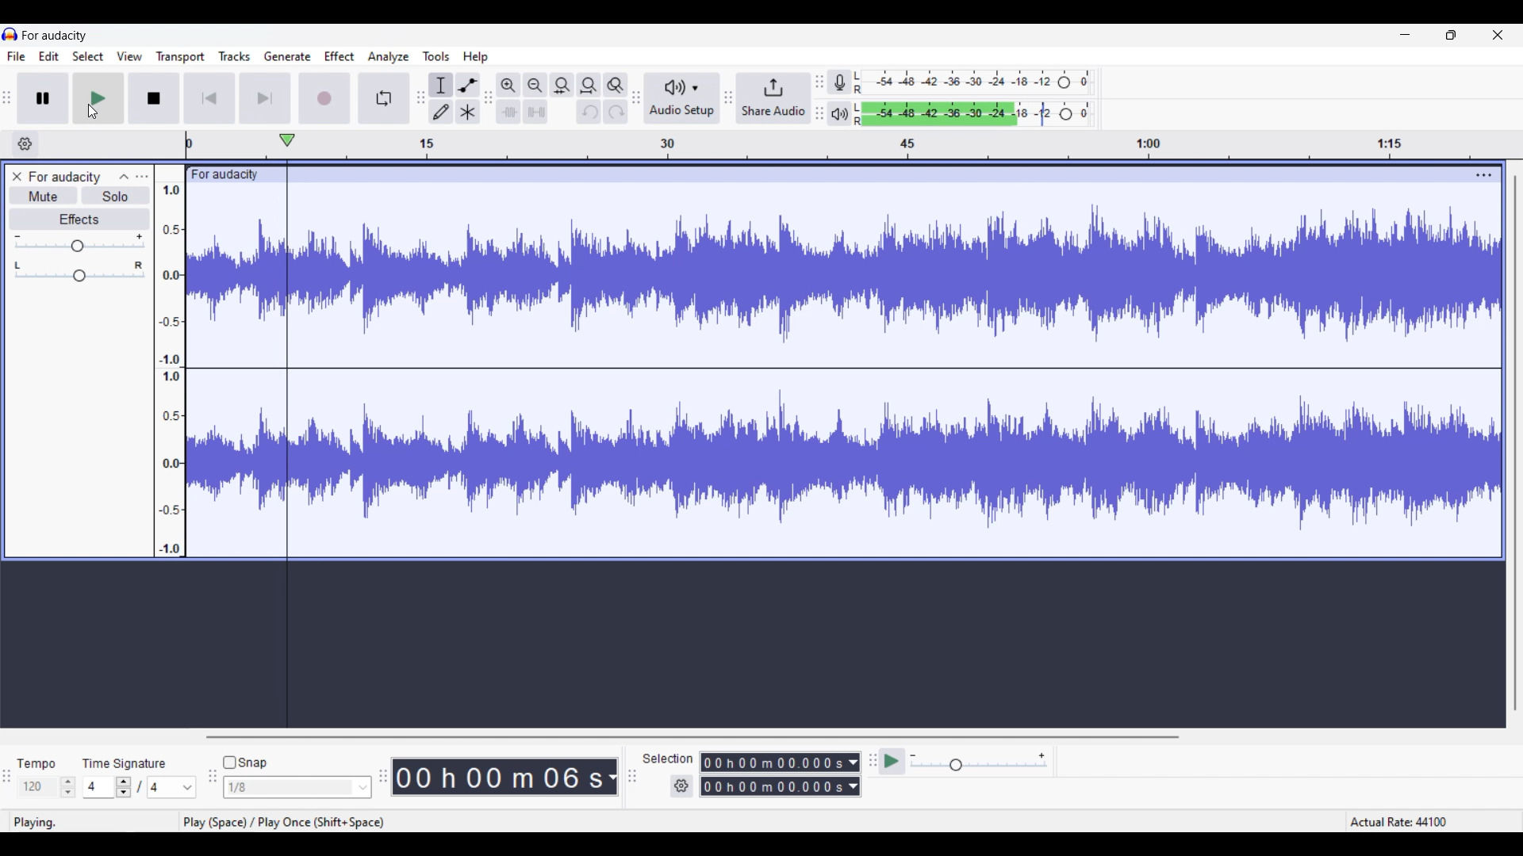 Image resolution: width=1523 pixels, height=856 pixels. What do you see at coordinates (54, 35) in the screenshot?
I see `For audacity` at bounding box center [54, 35].